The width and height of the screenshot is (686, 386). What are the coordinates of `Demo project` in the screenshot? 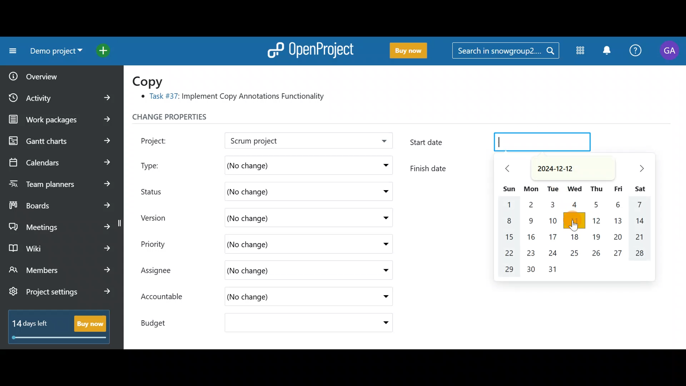 It's located at (54, 53).